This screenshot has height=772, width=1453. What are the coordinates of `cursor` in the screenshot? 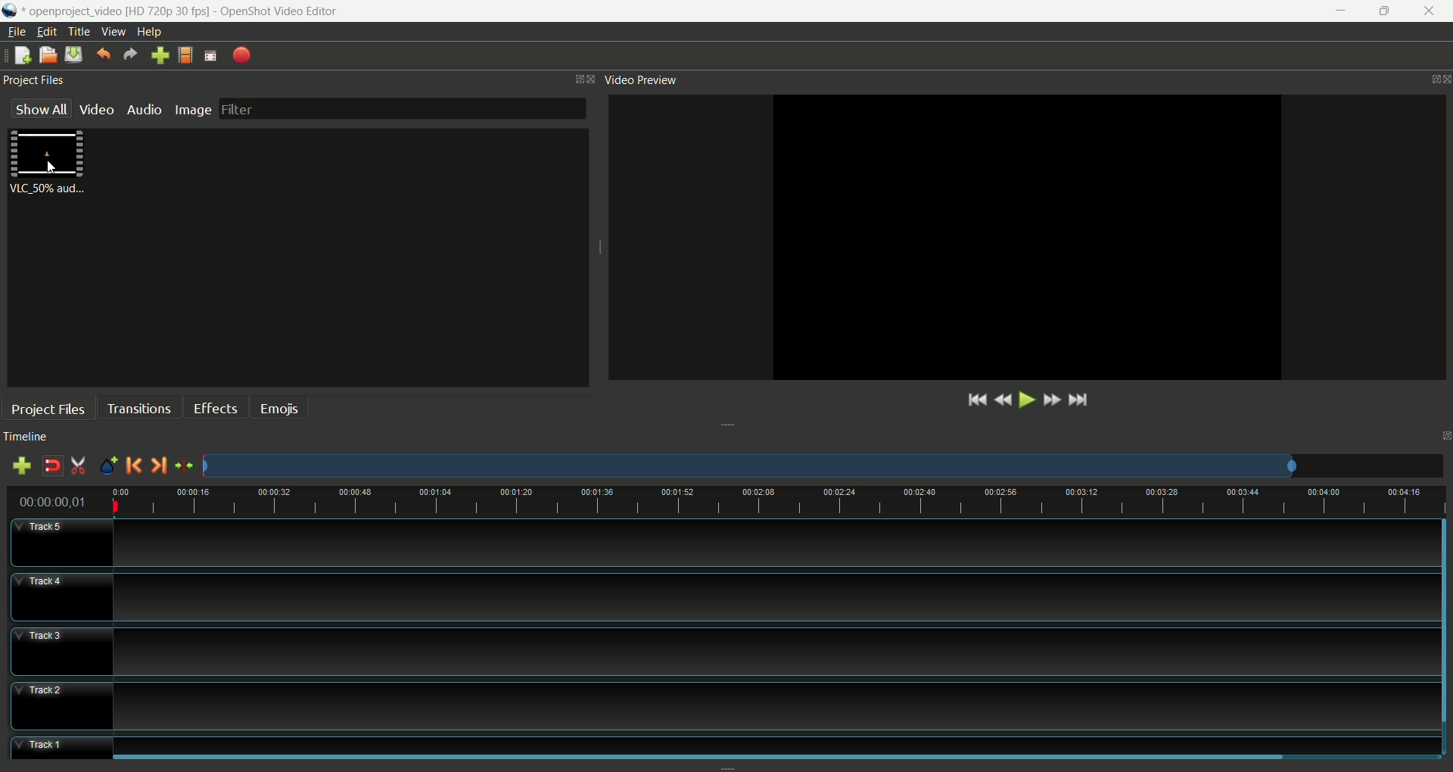 It's located at (51, 167).